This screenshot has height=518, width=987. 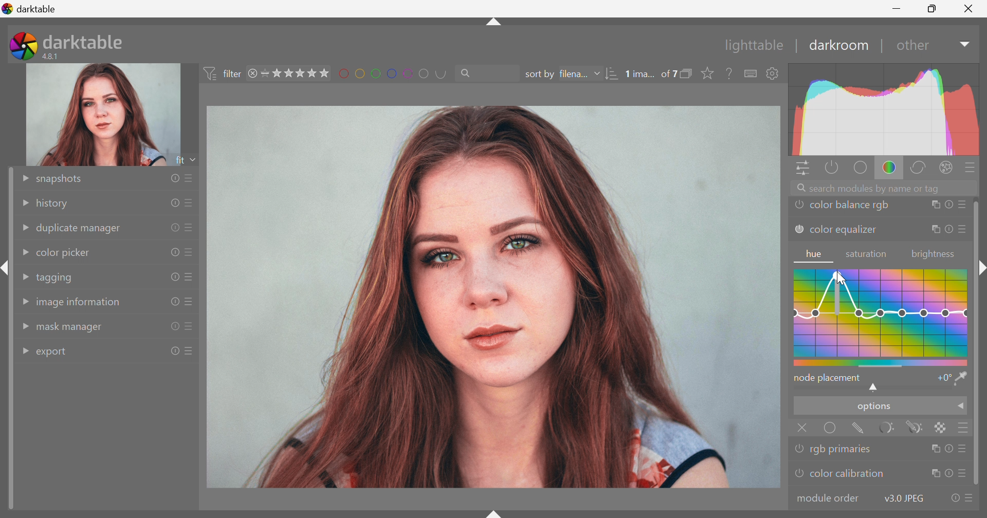 I want to click on multiple instance actions, so click(x=933, y=449).